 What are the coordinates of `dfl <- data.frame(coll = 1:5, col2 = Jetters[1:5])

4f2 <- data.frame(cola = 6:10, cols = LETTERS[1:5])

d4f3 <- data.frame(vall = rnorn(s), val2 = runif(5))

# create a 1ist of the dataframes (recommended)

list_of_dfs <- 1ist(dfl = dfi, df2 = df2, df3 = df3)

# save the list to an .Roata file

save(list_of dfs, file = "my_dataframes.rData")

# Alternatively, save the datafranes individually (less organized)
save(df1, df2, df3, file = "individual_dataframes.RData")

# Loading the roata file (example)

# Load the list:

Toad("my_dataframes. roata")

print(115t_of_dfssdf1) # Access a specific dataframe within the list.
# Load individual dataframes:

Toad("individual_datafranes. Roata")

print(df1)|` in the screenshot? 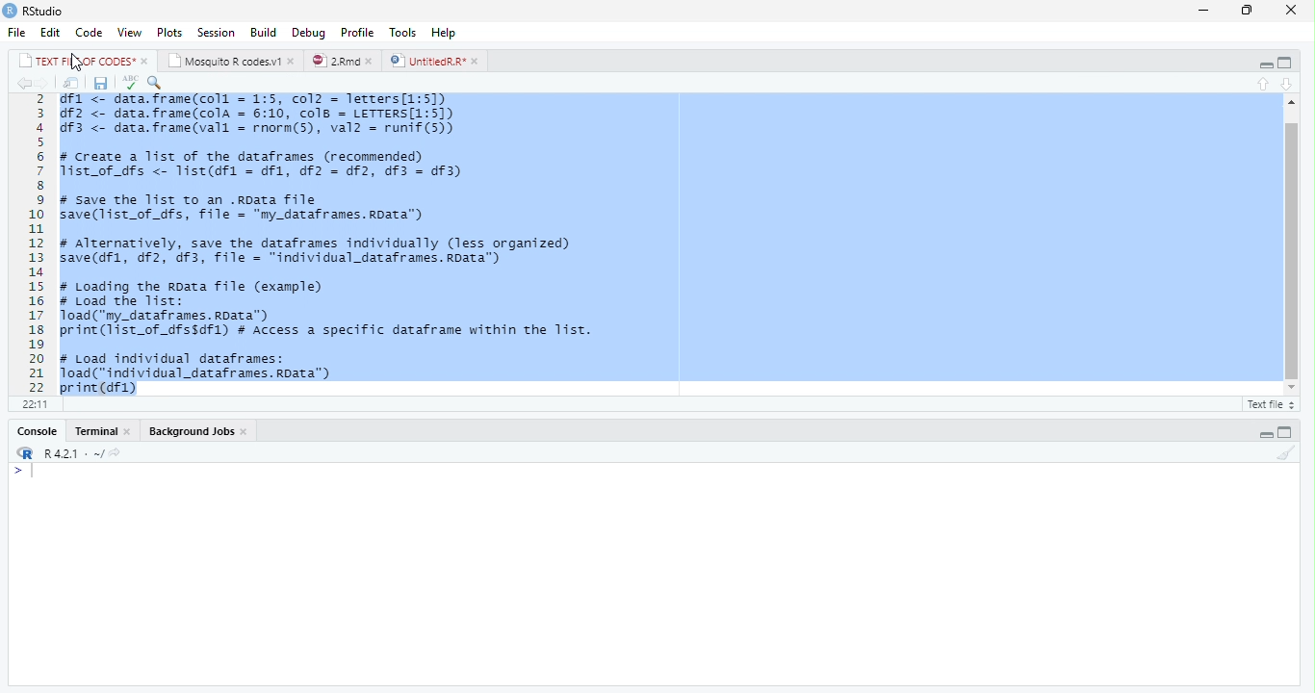 It's located at (342, 244).